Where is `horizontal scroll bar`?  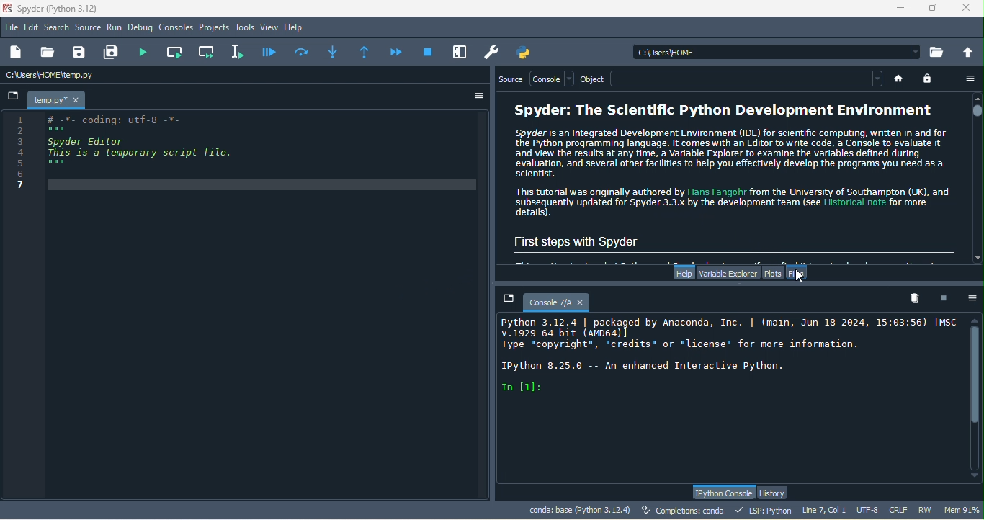
horizontal scroll bar is located at coordinates (733, 254).